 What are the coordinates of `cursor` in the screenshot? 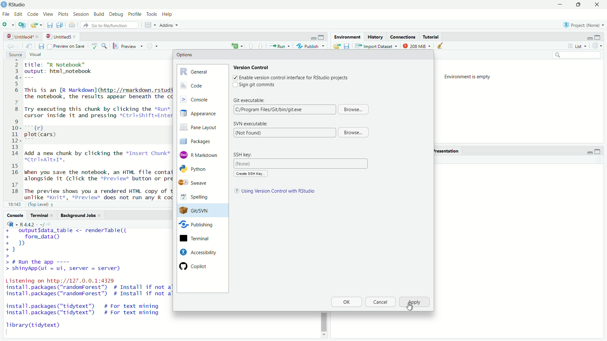 It's located at (409, 307).